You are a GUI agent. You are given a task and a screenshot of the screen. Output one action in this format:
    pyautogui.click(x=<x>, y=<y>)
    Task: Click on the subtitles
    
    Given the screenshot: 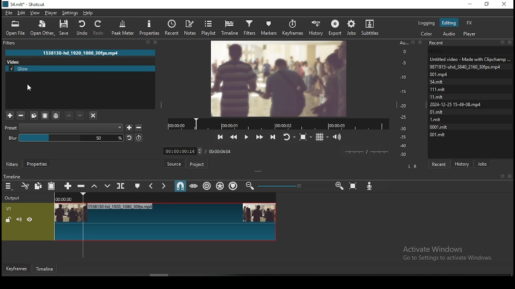 What is the action you would take?
    pyautogui.click(x=372, y=27)
    